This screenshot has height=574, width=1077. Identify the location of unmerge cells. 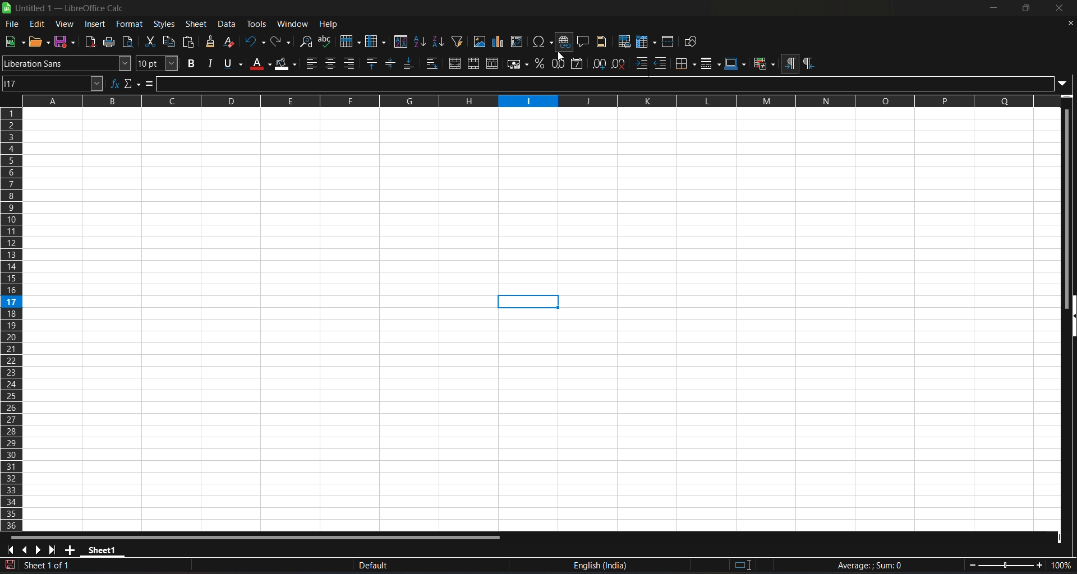
(493, 63).